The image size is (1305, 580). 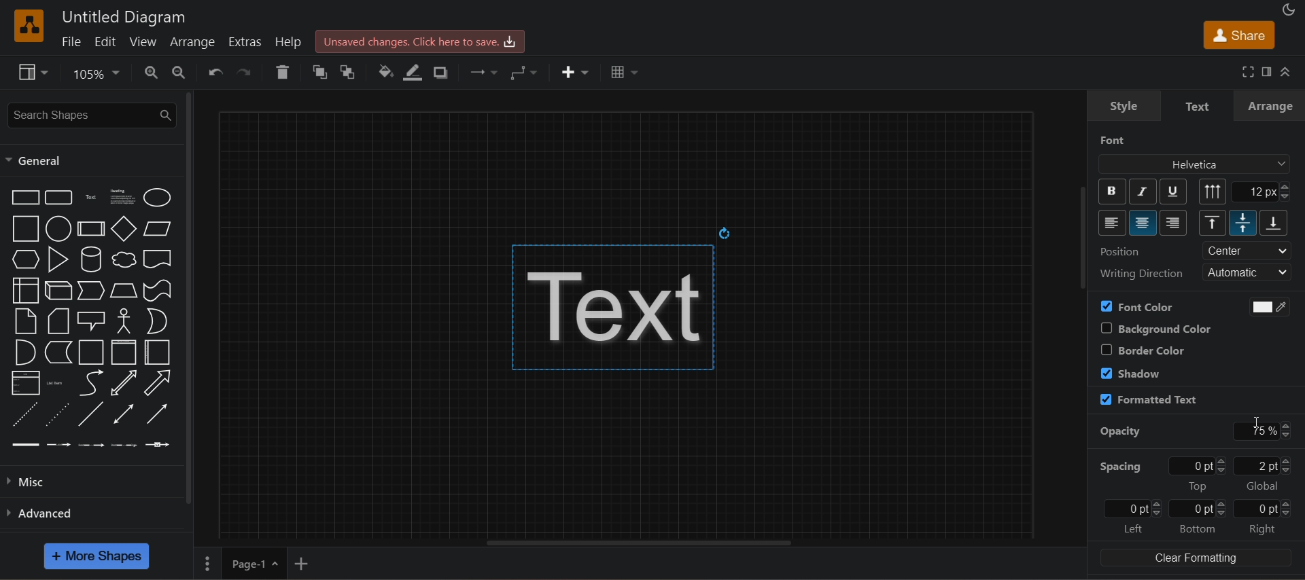 I want to click on line, so click(x=91, y=414).